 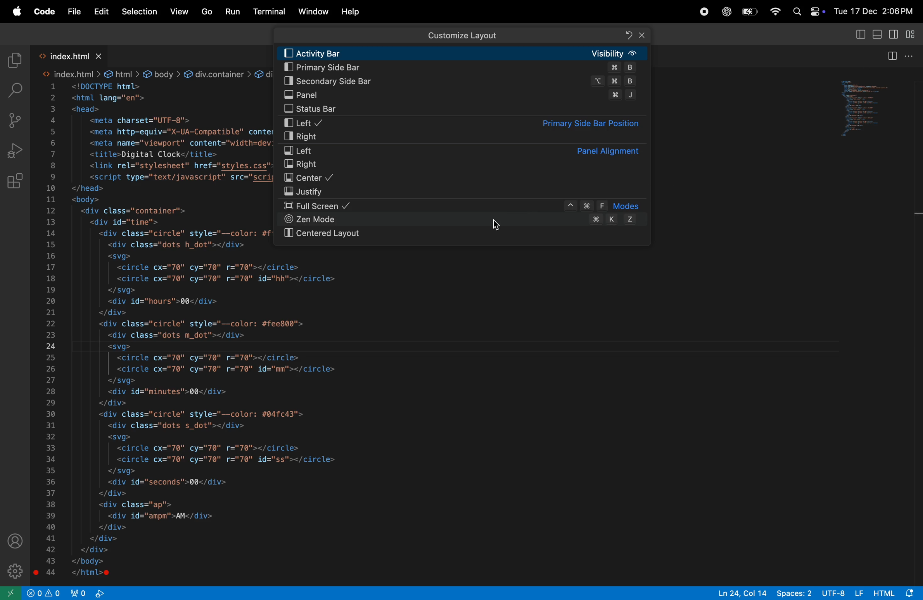 What do you see at coordinates (43, 593) in the screenshot?
I see `no problems` at bounding box center [43, 593].